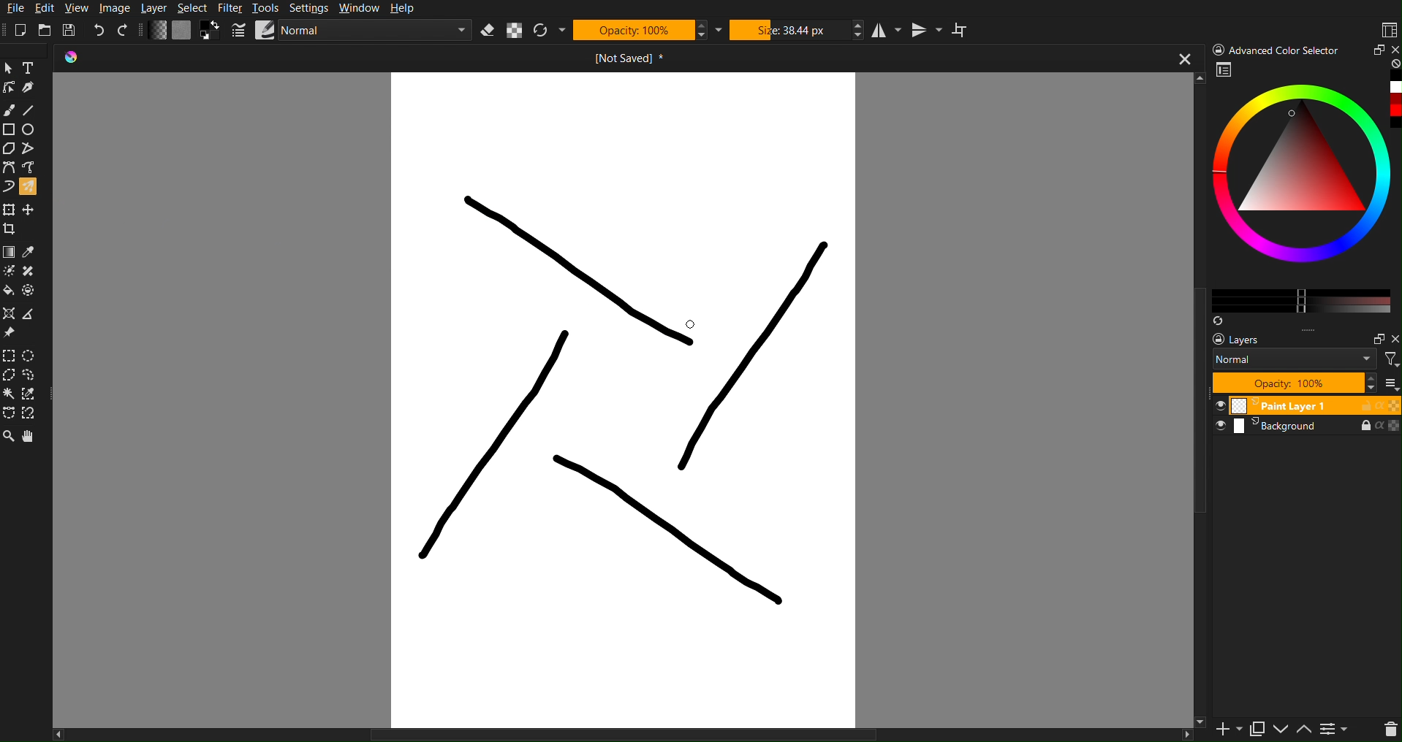 The image size is (1402, 742). I want to click on Bezier Curve, so click(9, 167).